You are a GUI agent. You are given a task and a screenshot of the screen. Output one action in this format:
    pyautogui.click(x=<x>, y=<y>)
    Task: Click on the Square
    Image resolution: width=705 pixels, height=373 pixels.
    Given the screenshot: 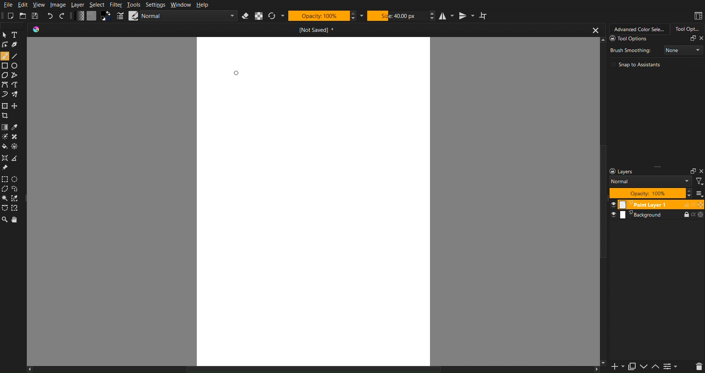 What is the action you would take?
    pyautogui.click(x=5, y=66)
    